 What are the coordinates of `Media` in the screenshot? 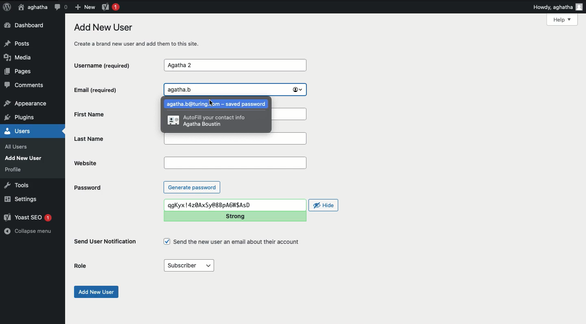 It's located at (20, 57).